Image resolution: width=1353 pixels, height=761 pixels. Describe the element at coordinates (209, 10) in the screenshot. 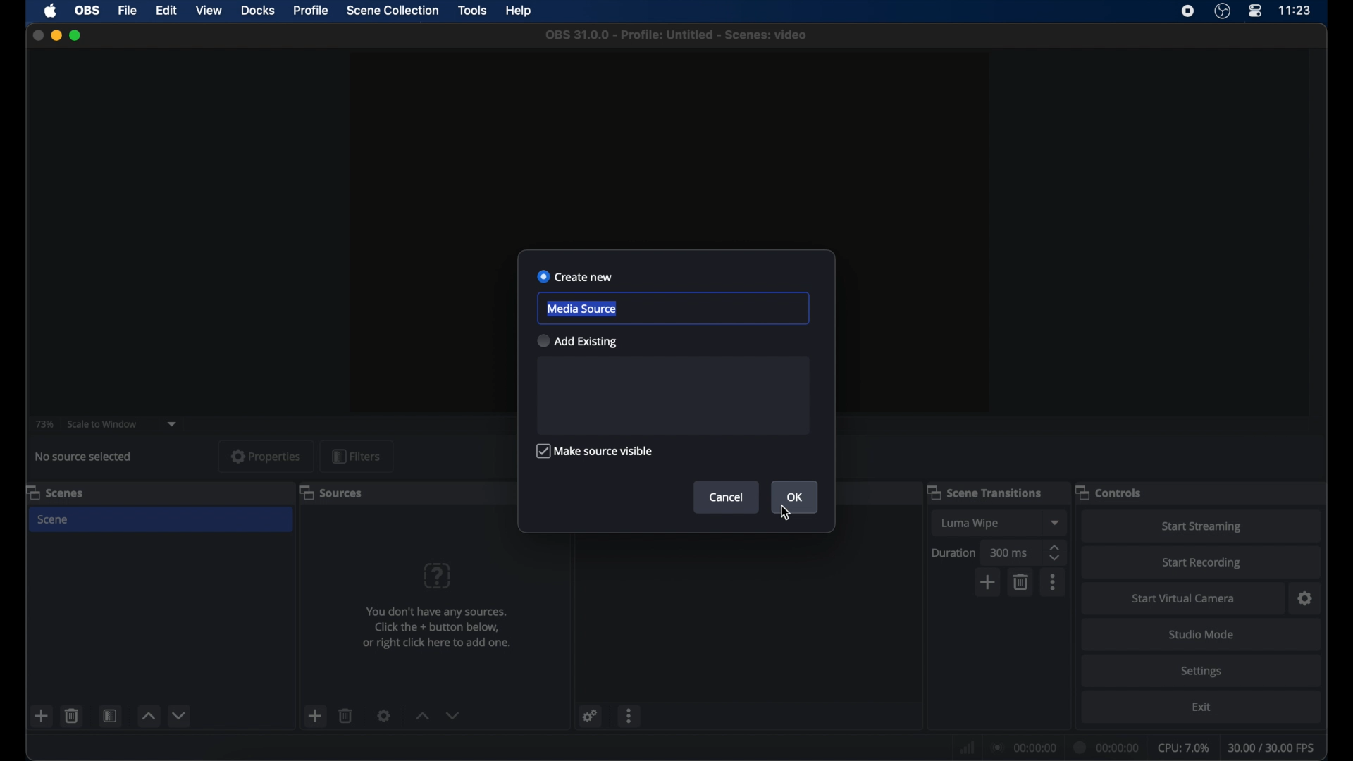

I see `view` at that location.